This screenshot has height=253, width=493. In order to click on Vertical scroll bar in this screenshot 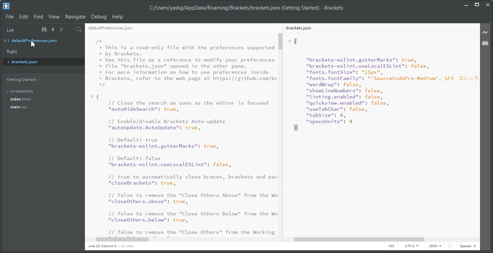, I will do `click(478, 129)`.